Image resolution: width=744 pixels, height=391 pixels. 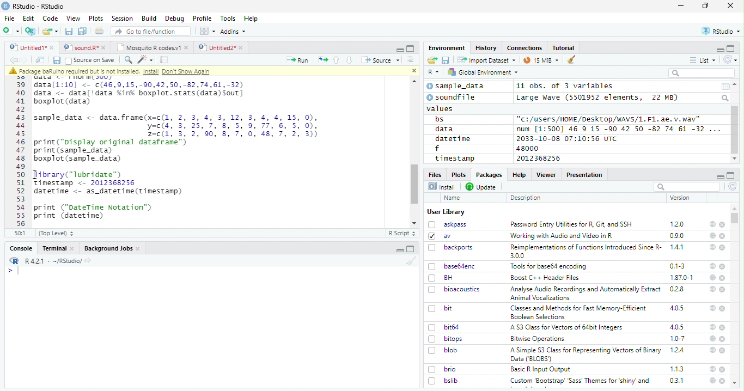 What do you see at coordinates (442, 278) in the screenshot?
I see `BH` at bounding box center [442, 278].